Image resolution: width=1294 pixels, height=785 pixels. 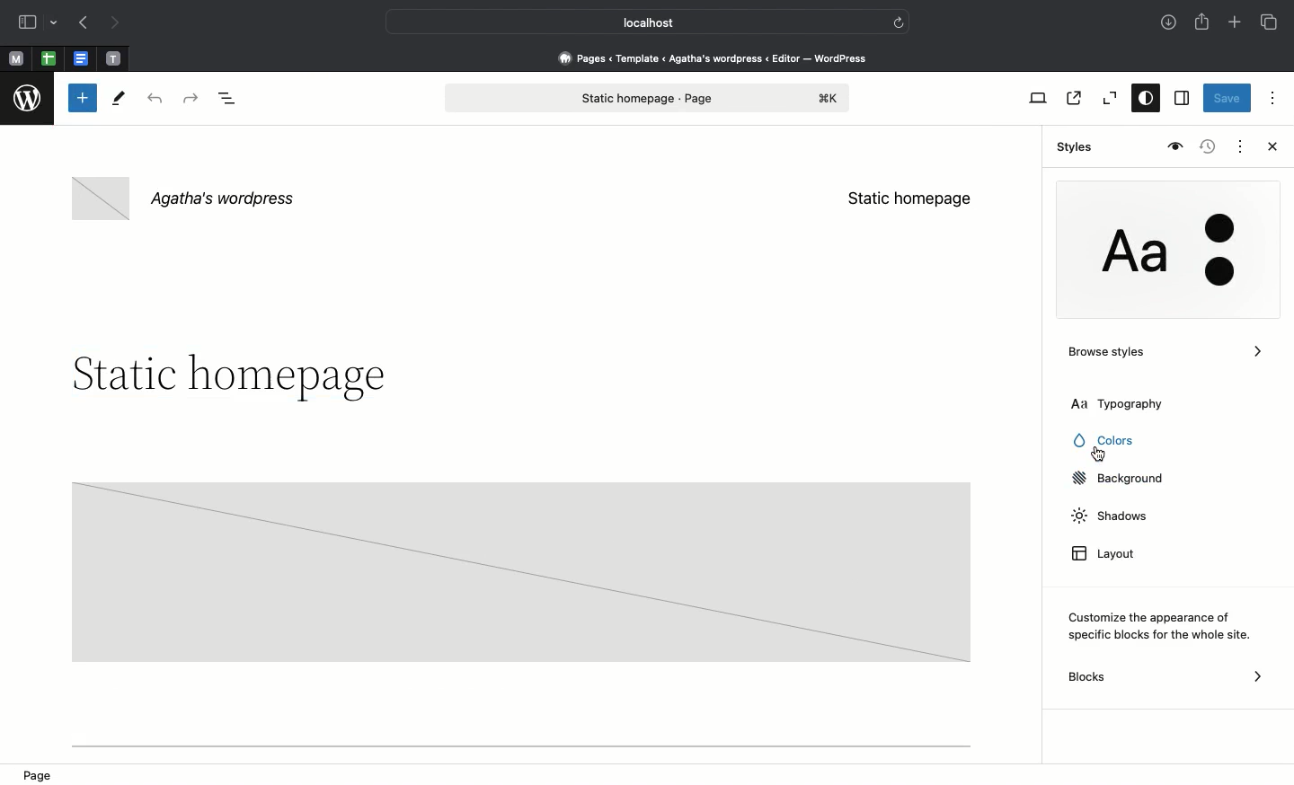 What do you see at coordinates (1112, 443) in the screenshot?
I see `Colors` at bounding box center [1112, 443].